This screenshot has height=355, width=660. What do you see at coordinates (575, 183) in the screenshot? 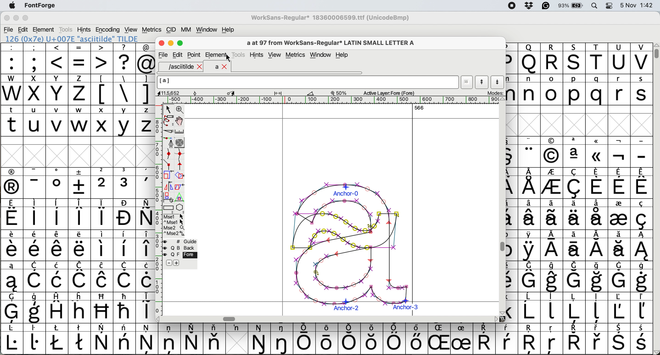
I see `symbol` at bounding box center [575, 183].